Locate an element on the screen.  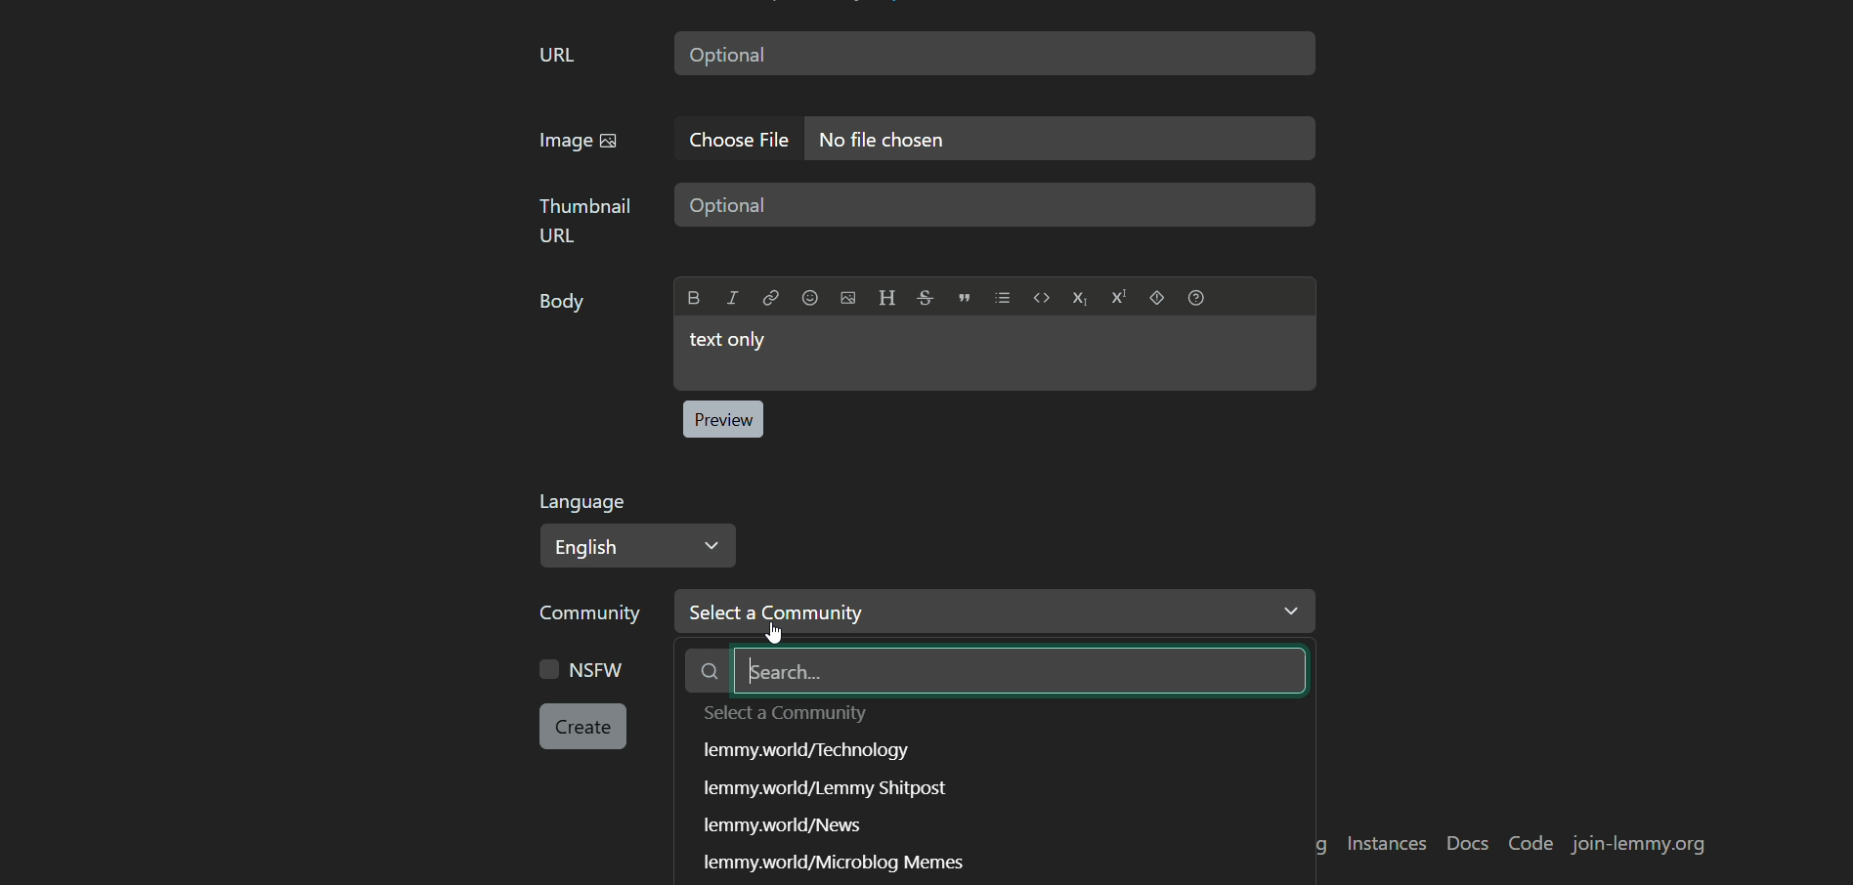
text is located at coordinates (844, 861).